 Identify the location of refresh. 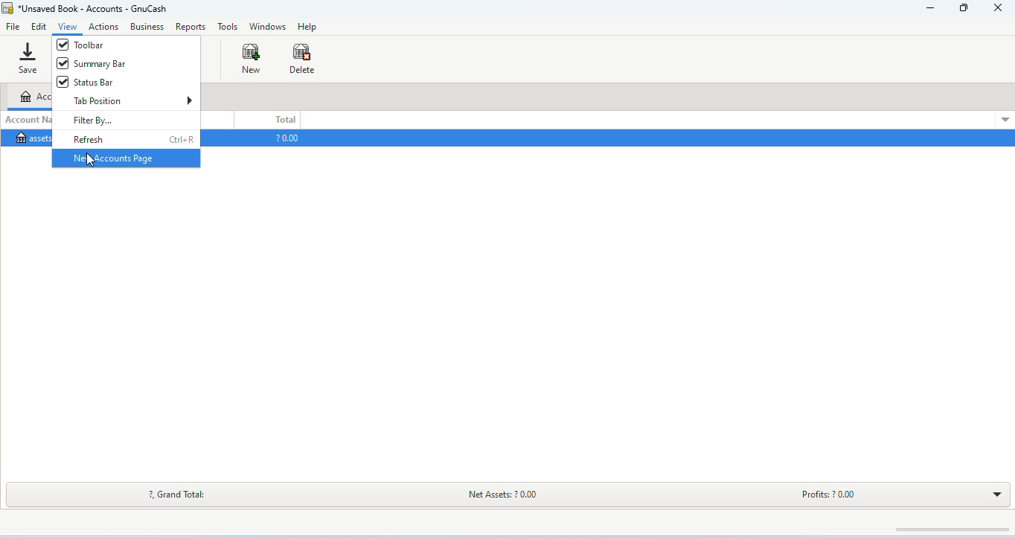
(132, 139).